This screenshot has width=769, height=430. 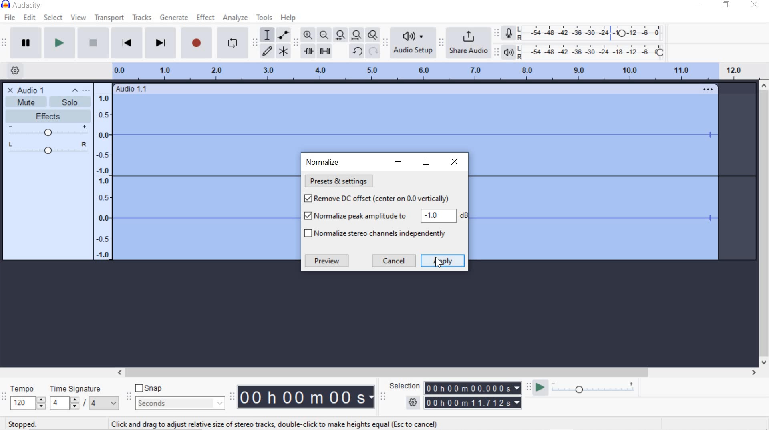 I want to click on Timeline option, so click(x=12, y=70).